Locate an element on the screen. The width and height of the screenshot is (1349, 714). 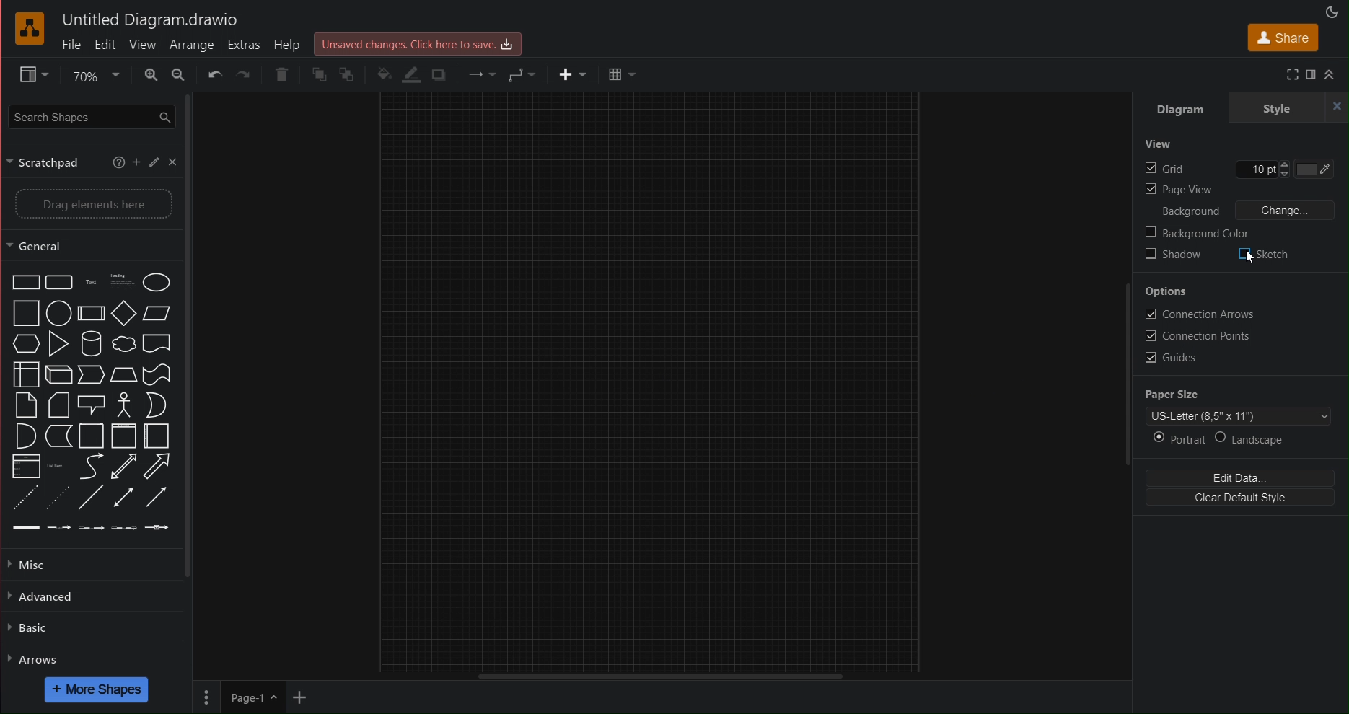
Line Color is located at coordinates (409, 74).